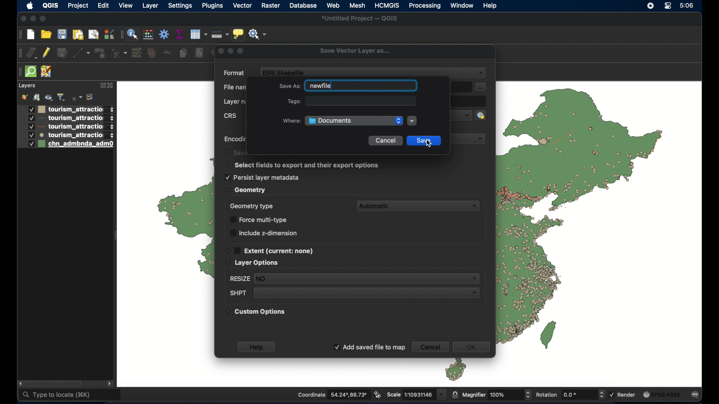 This screenshot has width=719, height=404. Describe the element at coordinates (424, 6) in the screenshot. I see `processing` at that location.